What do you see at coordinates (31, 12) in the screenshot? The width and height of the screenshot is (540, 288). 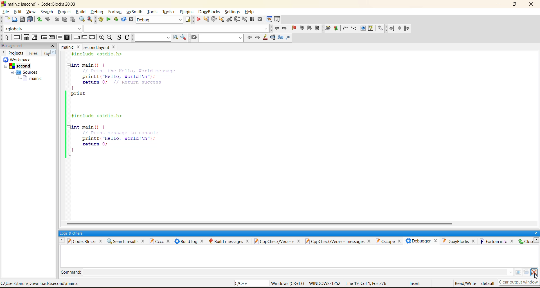 I see `view` at bounding box center [31, 12].